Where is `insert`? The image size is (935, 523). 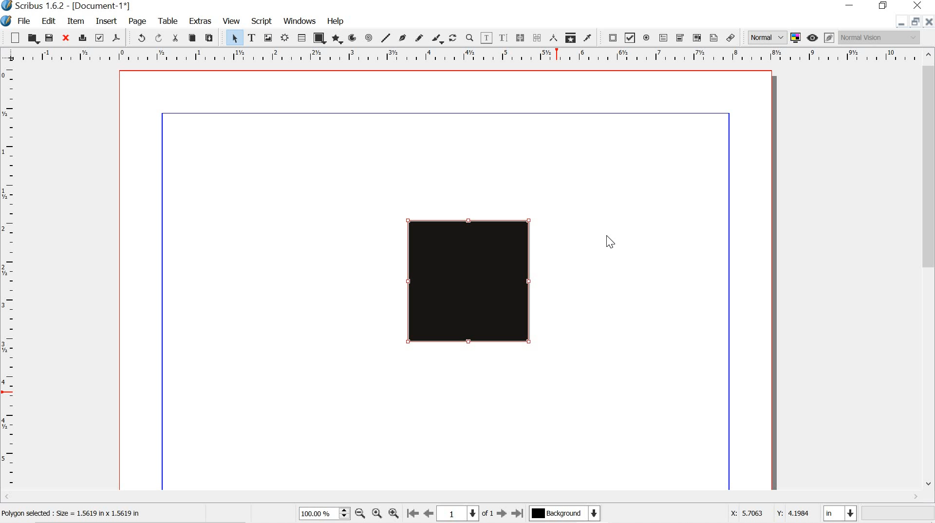
insert is located at coordinates (105, 22).